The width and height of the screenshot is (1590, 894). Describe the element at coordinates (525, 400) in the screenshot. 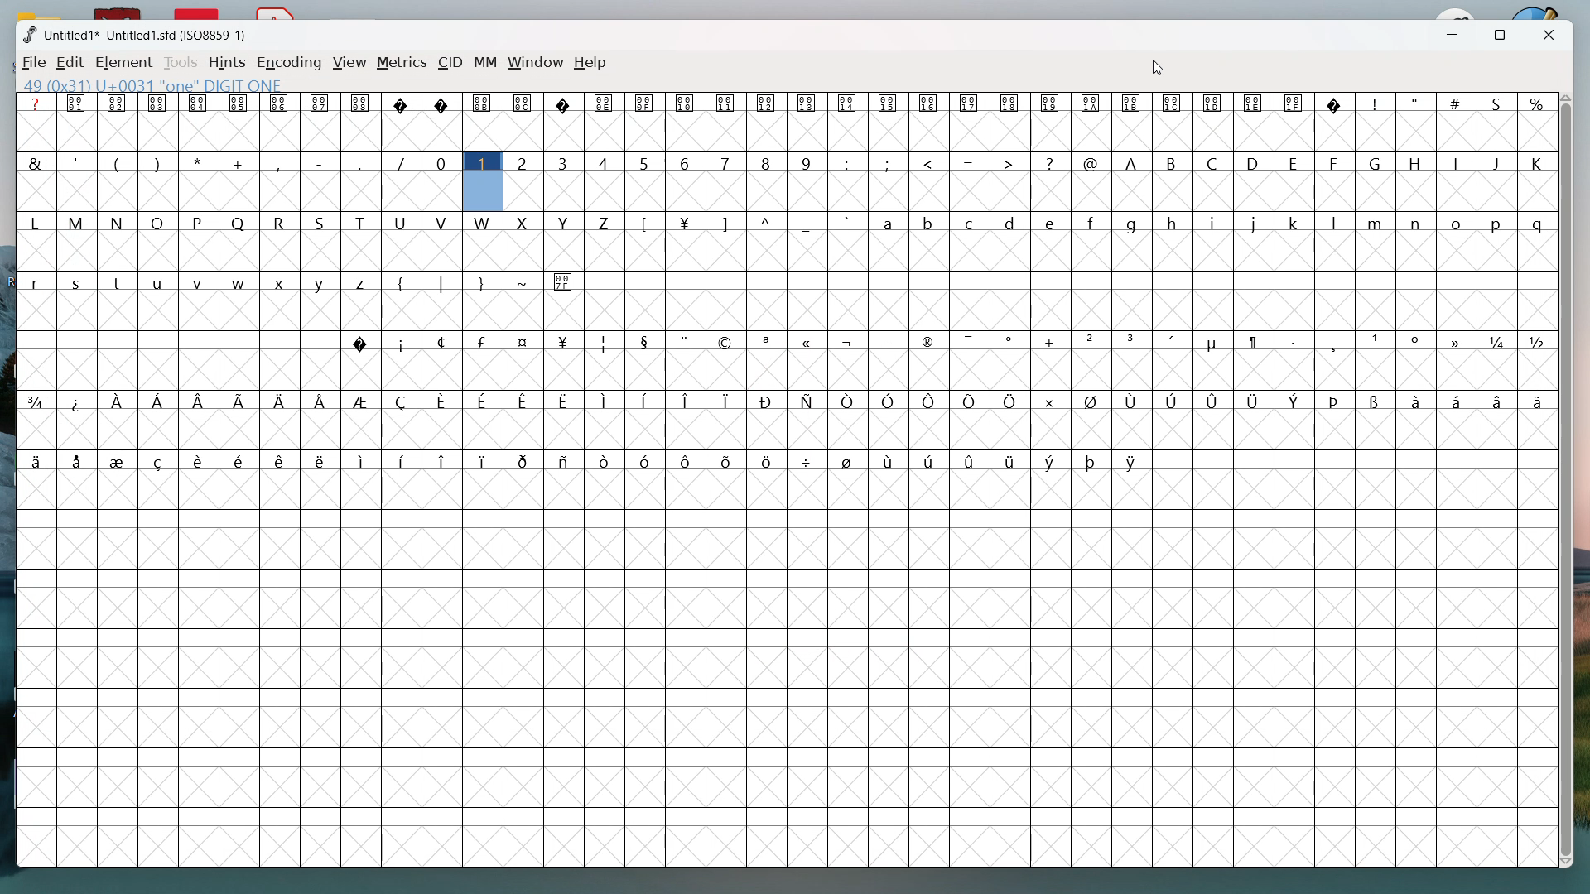

I see `symbol` at that location.